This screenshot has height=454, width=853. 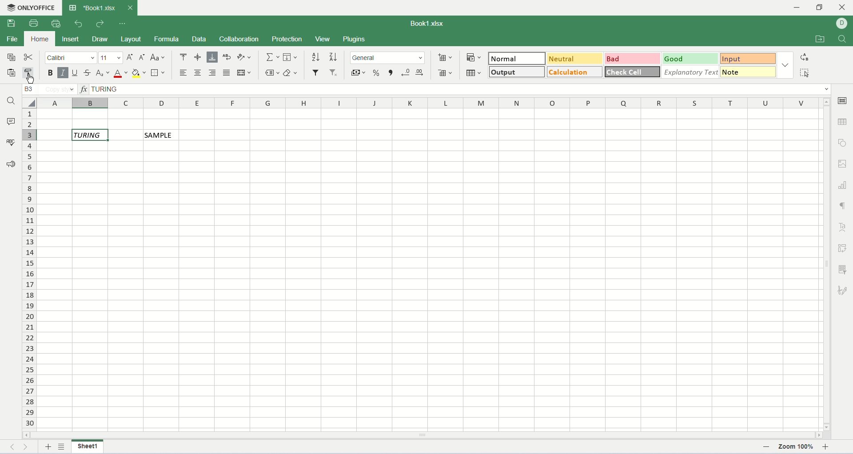 What do you see at coordinates (391, 73) in the screenshot?
I see `comma style` at bounding box center [391, 73].